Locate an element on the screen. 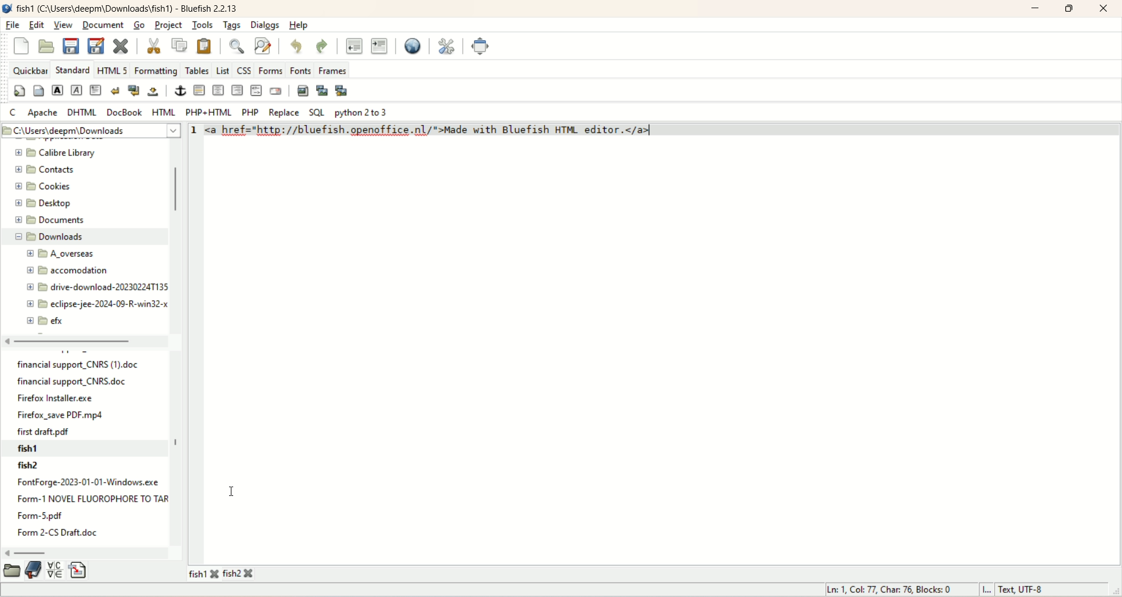 This screenshot has width=1122, height=597. horizontal scroll bar is located at coordinates (86, 553).